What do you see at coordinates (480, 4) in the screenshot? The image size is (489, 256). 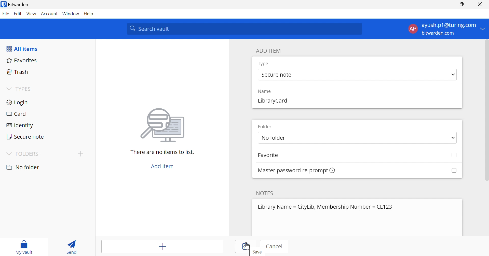 I see `Close` at bounding box center [480, 4].